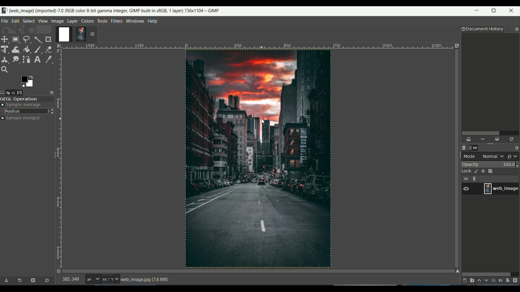  What do you see at coordinates (479, 281) in the screenshot?
I see `raise layer` at bounding box center [479, 281].